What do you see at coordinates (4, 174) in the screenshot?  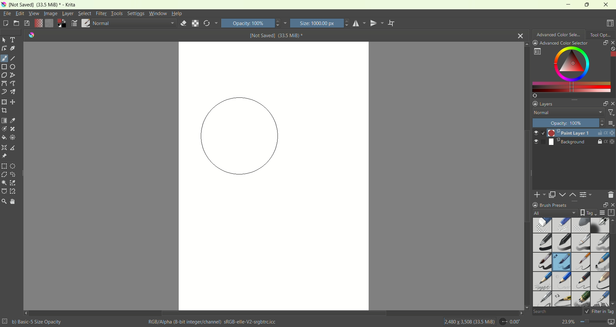 I see `polygonal selection` at bounding box center [4, 174].